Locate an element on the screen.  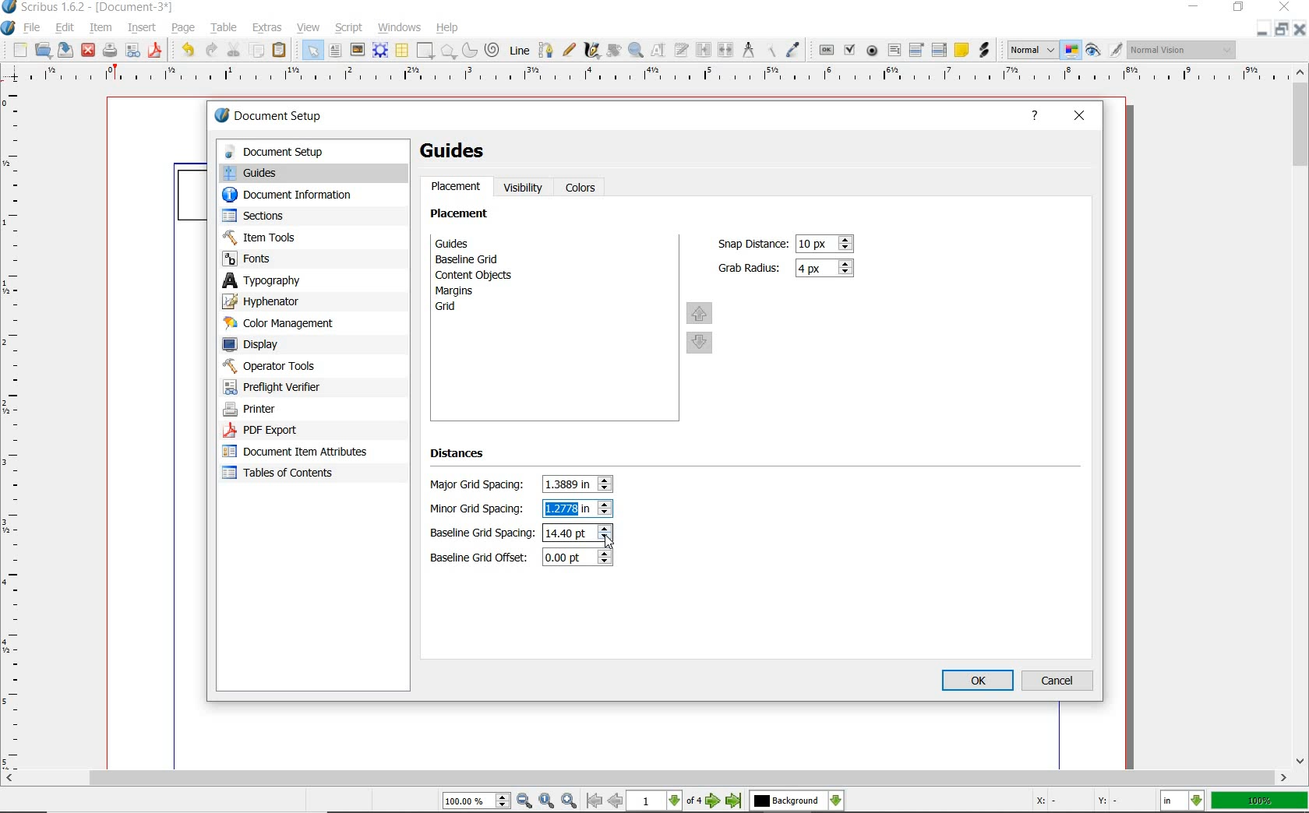
edit text with story editor is located at coordinates (680, 49).